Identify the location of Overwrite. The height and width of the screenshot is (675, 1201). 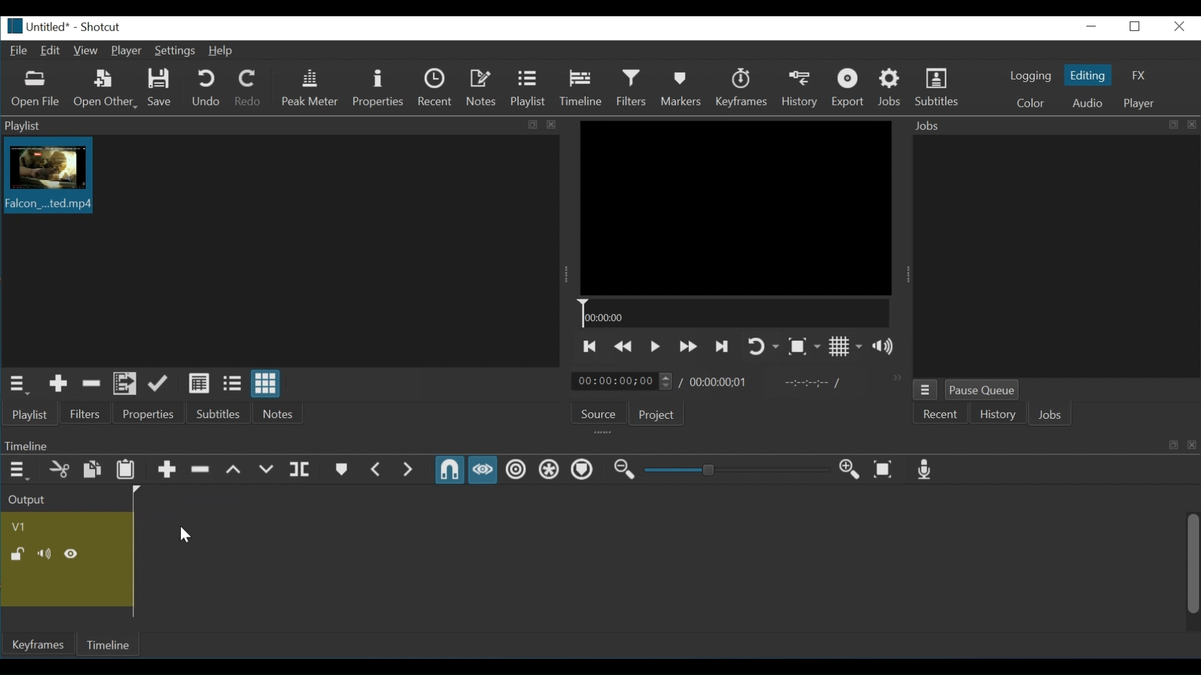
(266, 471).